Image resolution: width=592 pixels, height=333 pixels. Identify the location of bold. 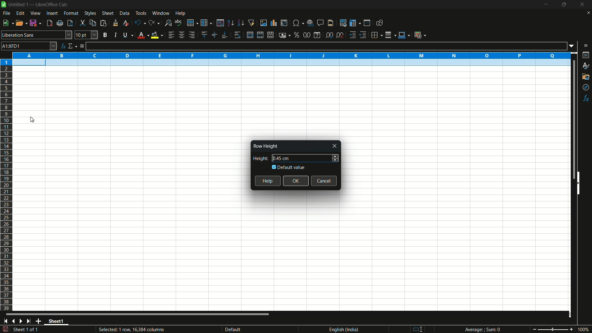
(105, 35).